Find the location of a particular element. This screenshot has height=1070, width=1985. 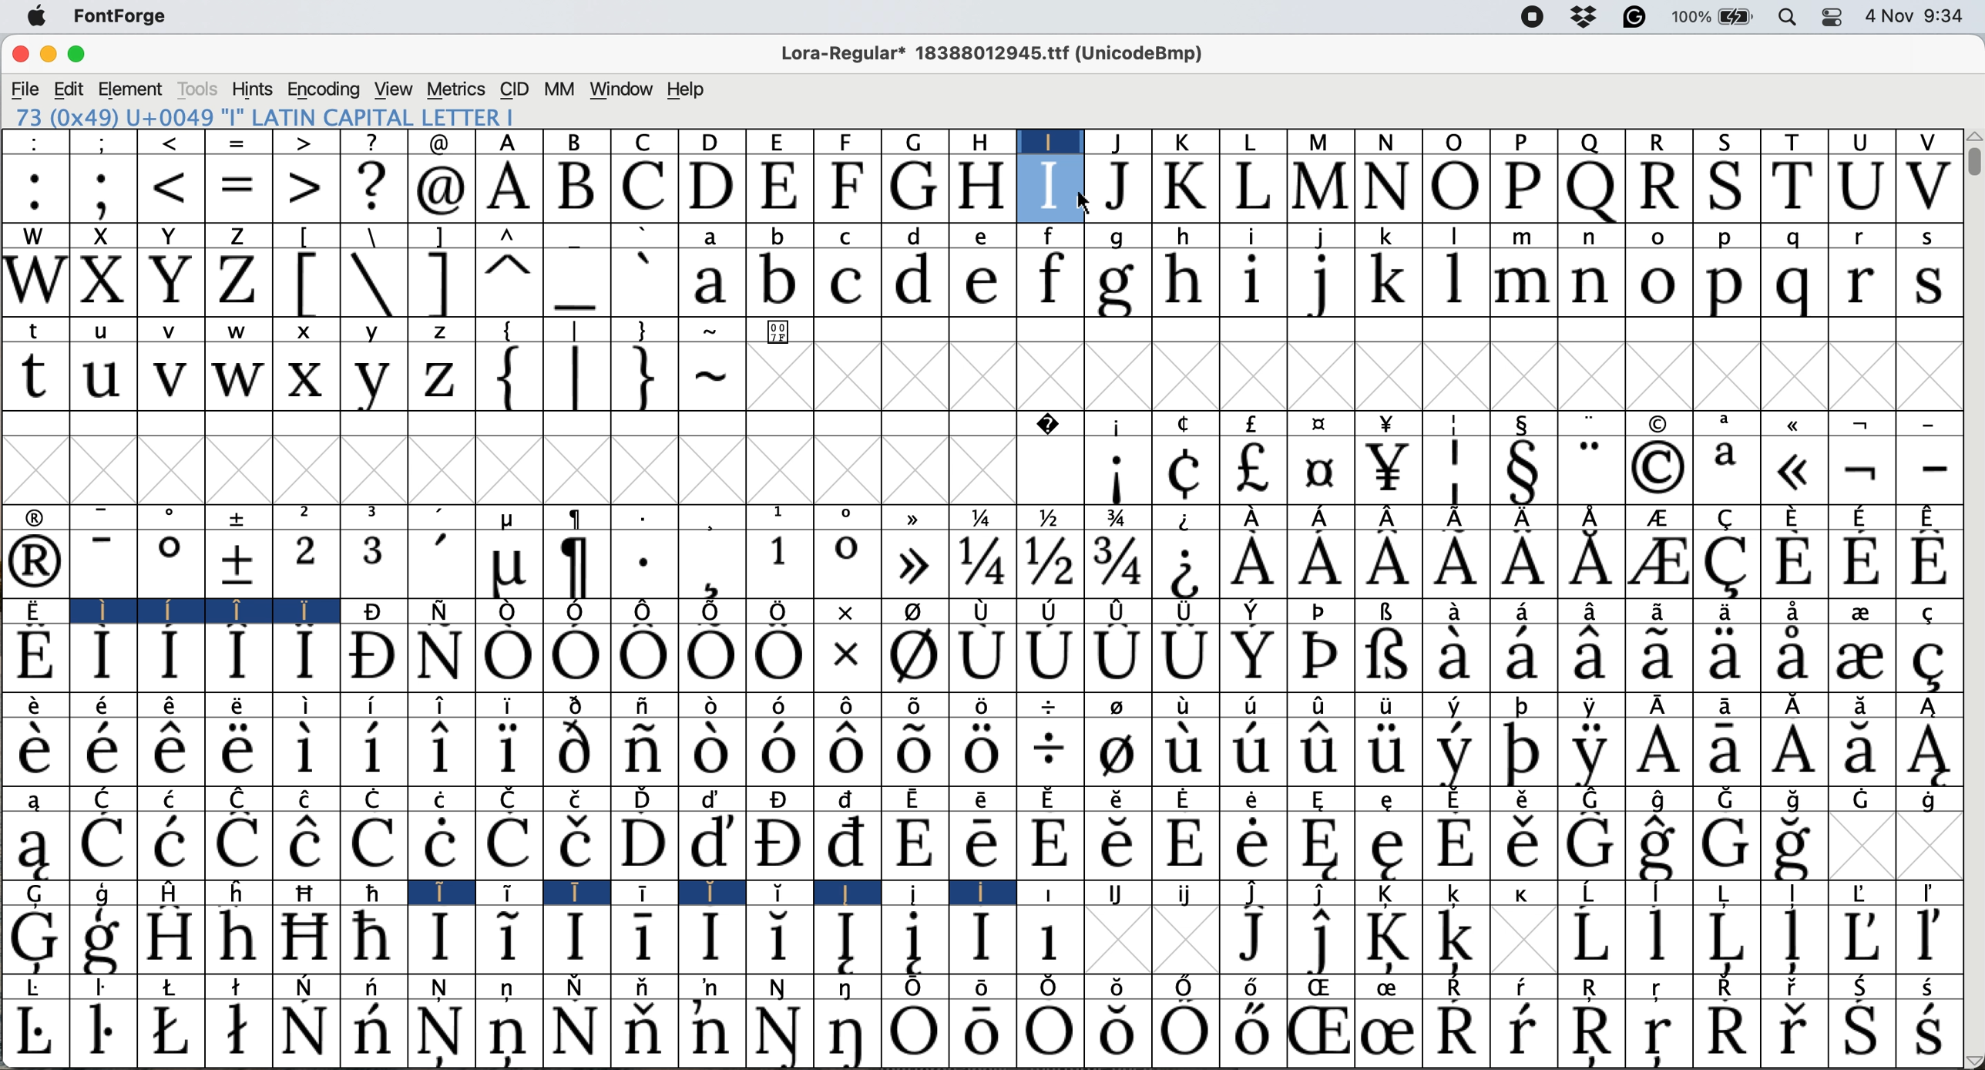

Symbol is located at coordinates (1525, 798).